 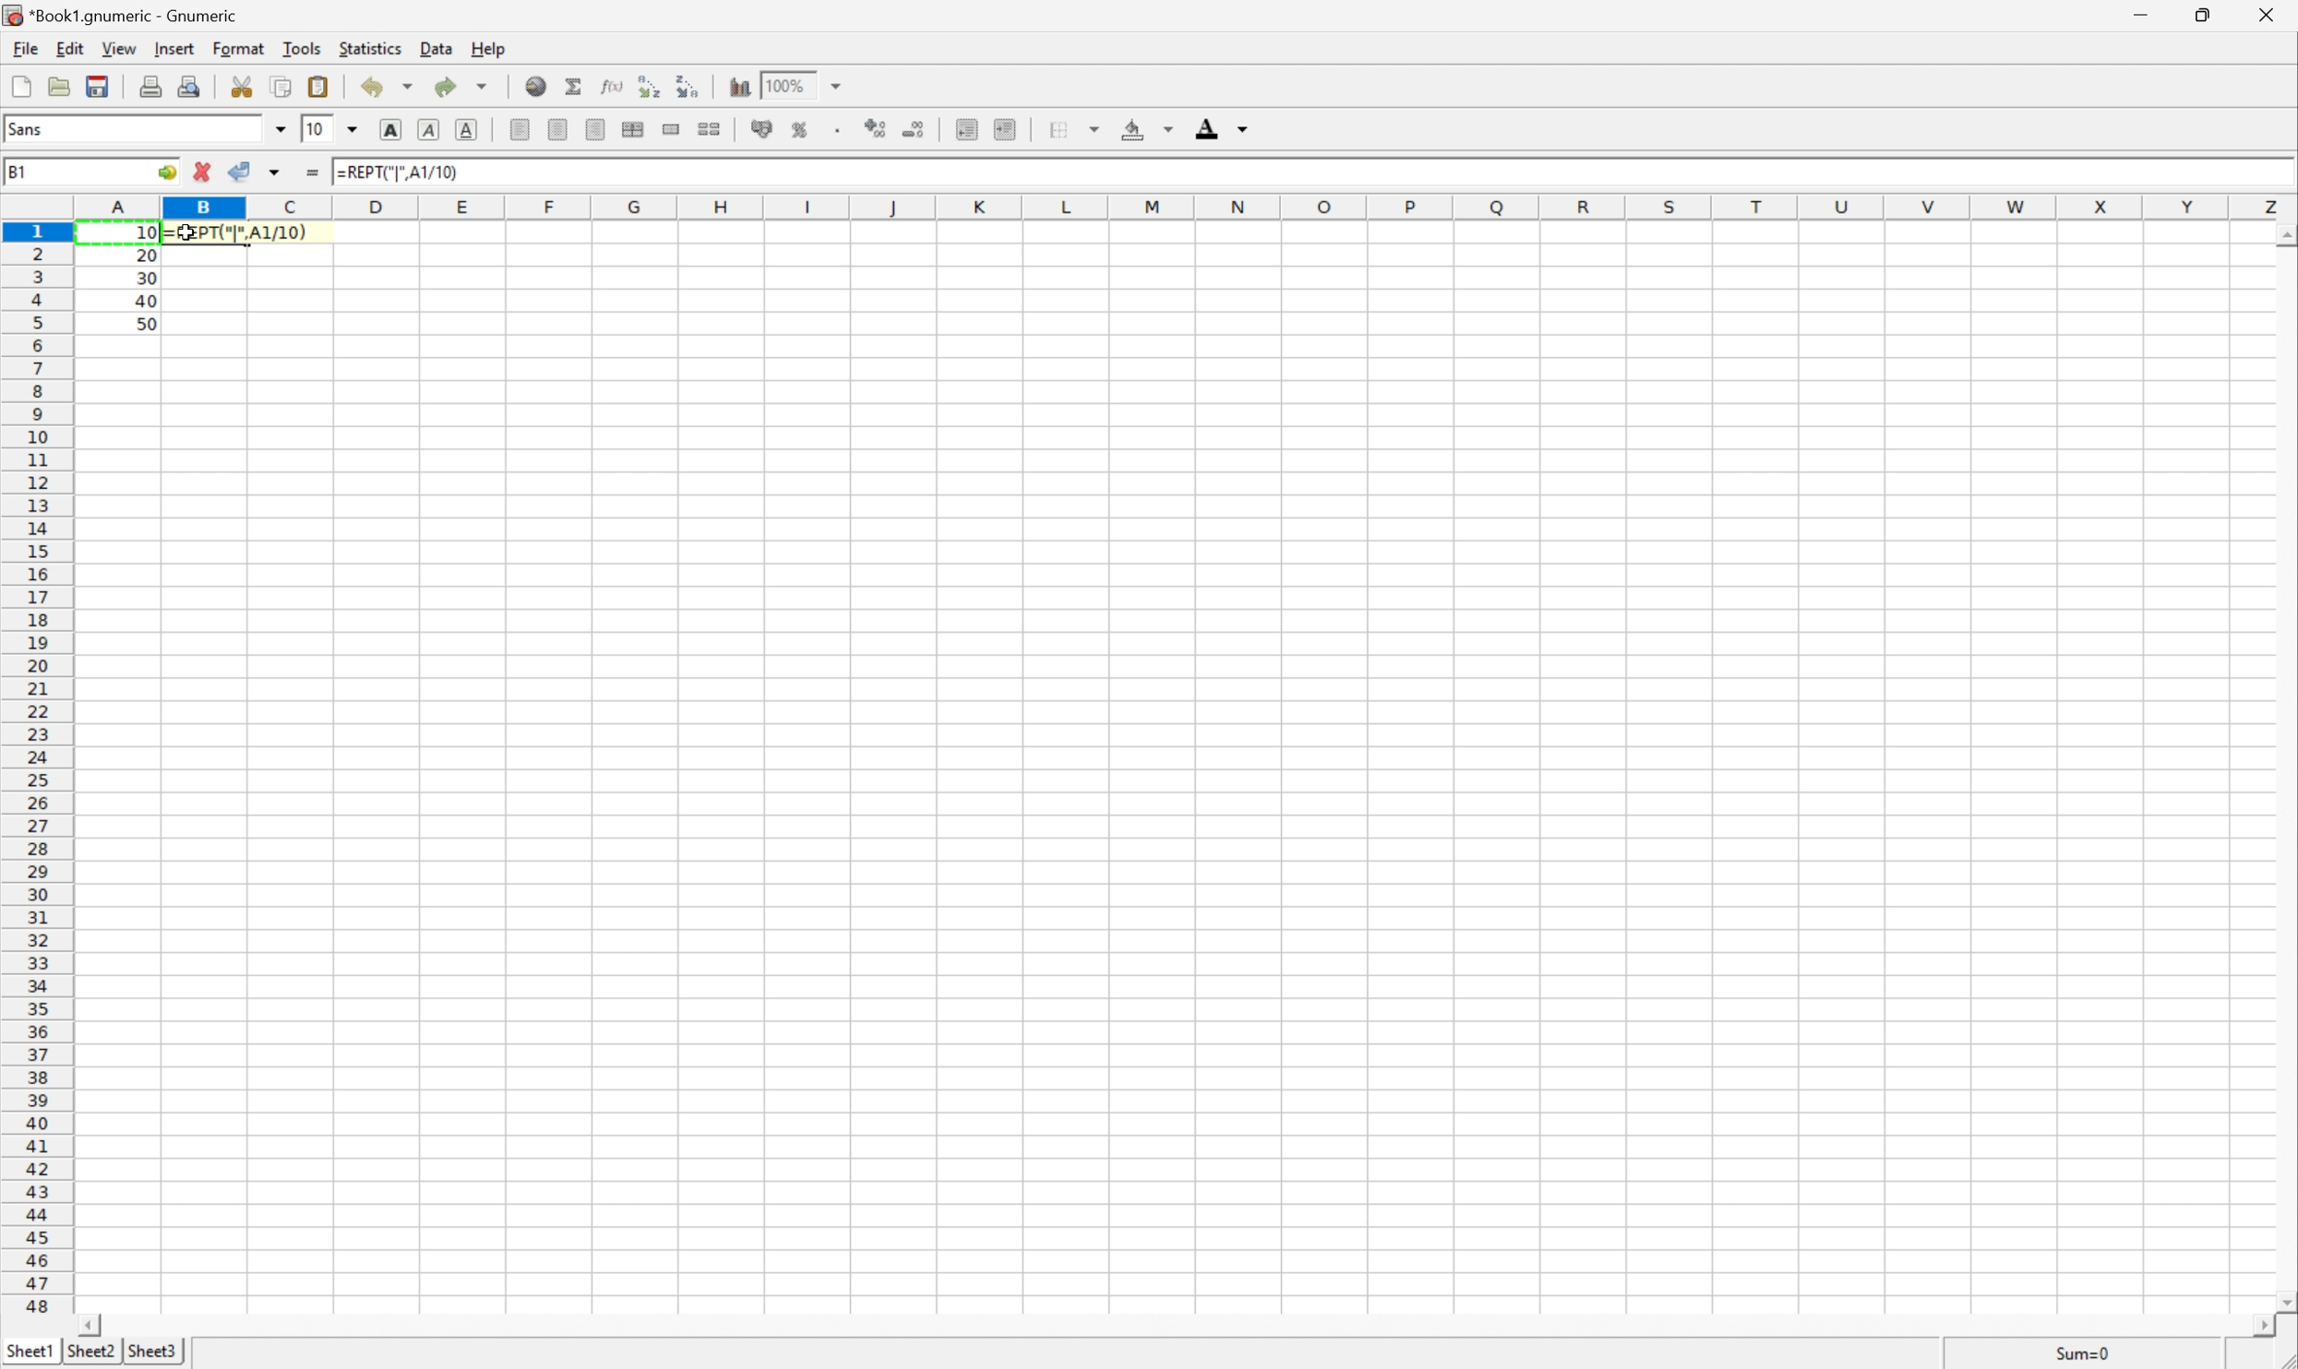 I want to click on Edit, so click(x=69, y=47).